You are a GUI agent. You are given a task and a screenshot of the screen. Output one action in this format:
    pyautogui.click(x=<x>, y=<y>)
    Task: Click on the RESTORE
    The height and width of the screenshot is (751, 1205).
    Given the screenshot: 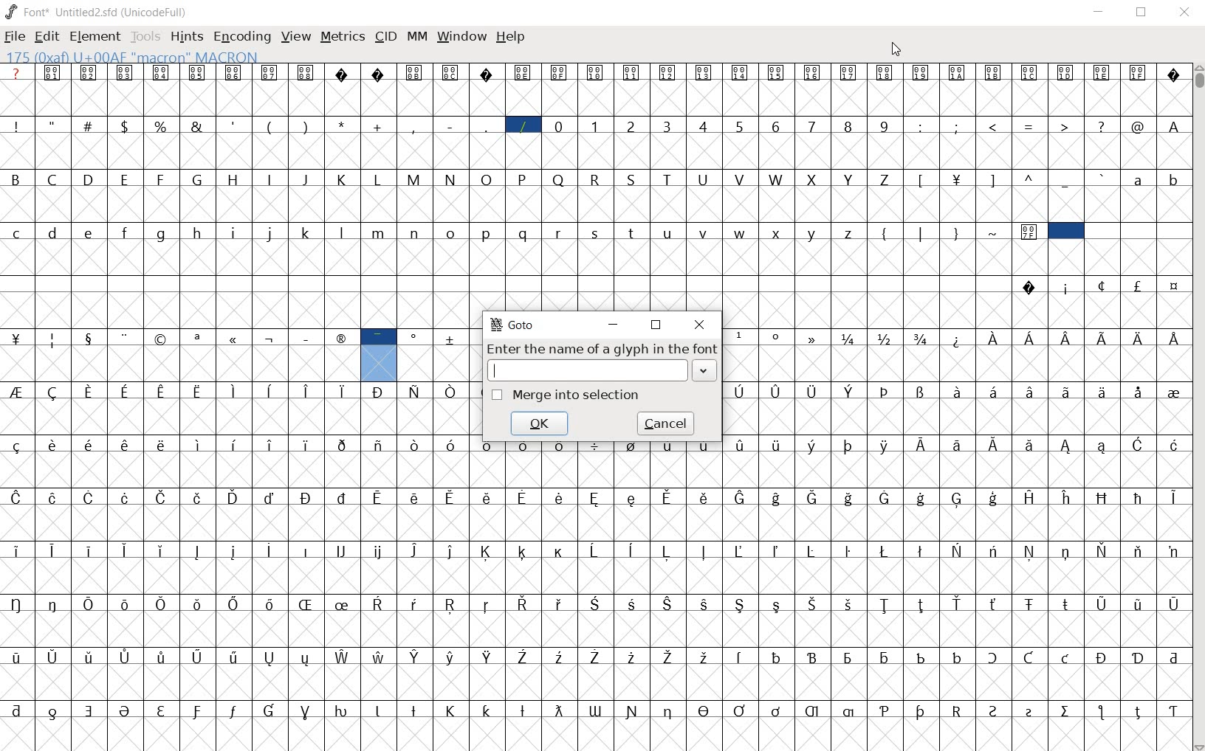 What is the action you would take?
    pyautogui.click(x=1141, y=14)
    